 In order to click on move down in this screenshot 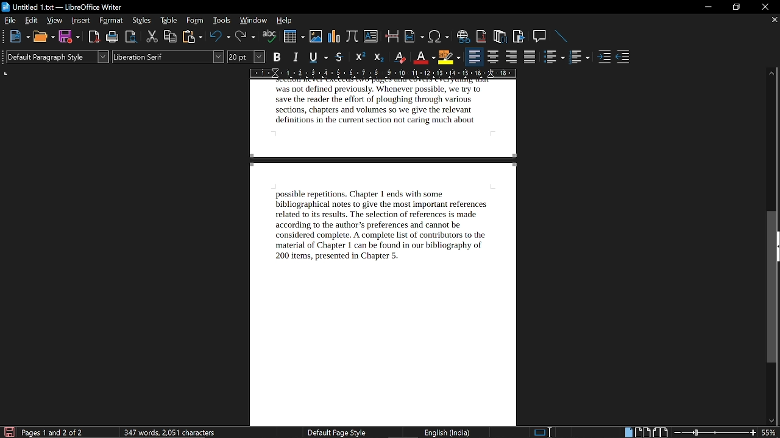, I will do `click(772, 422)`.